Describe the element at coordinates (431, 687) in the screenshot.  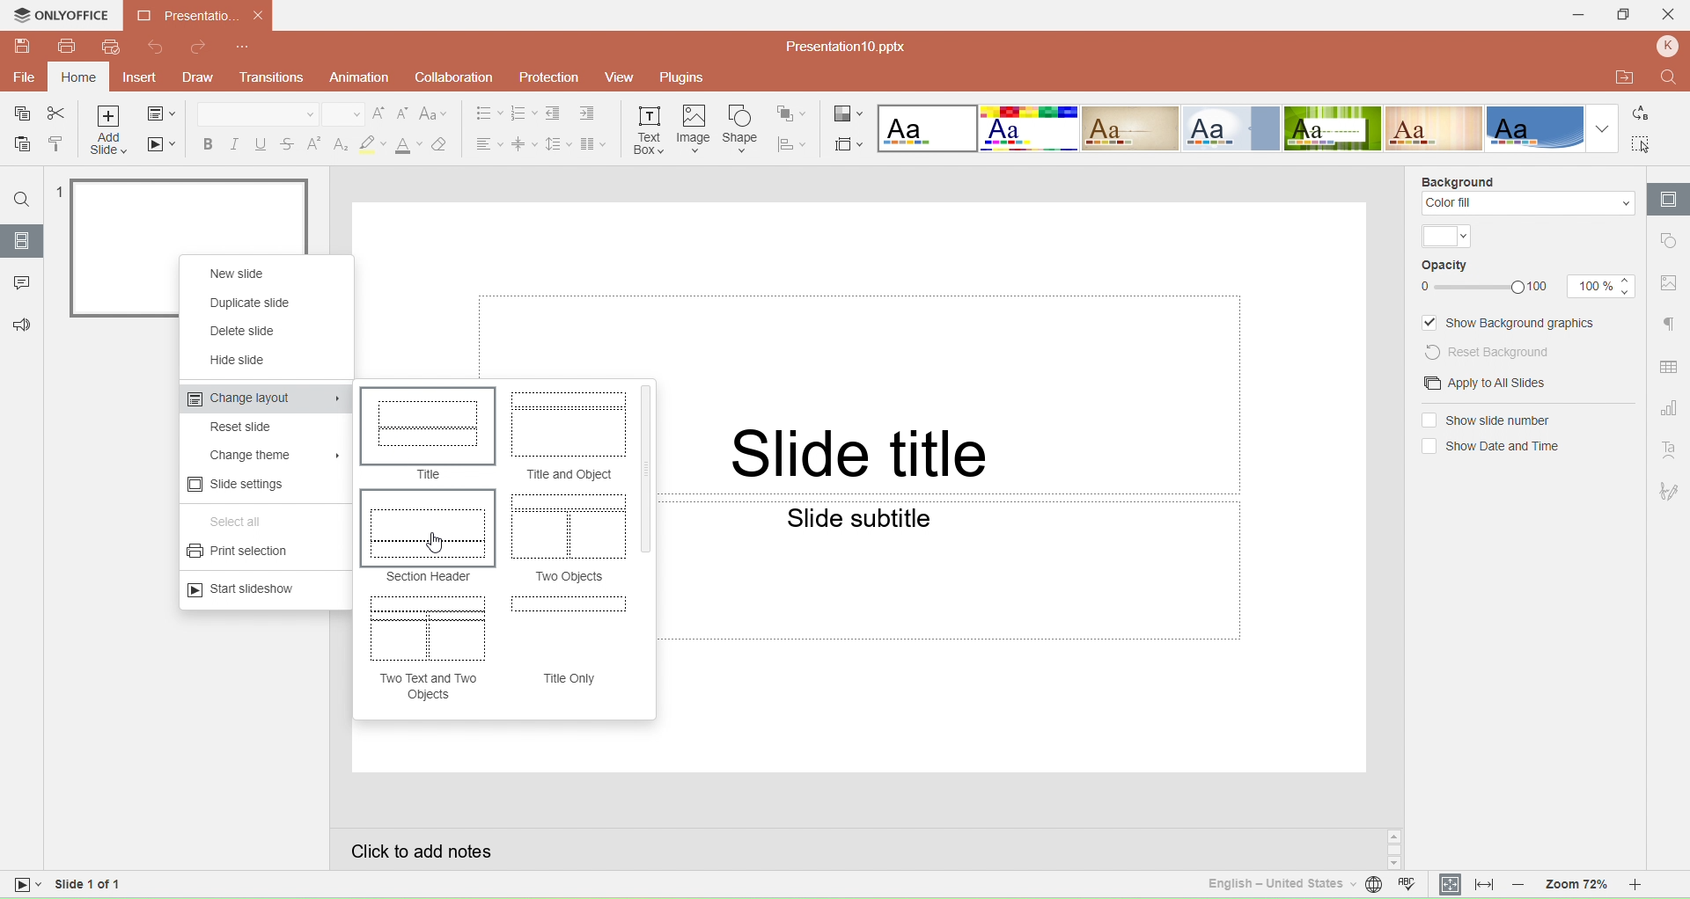
I see `Two text and two objects` at that location.